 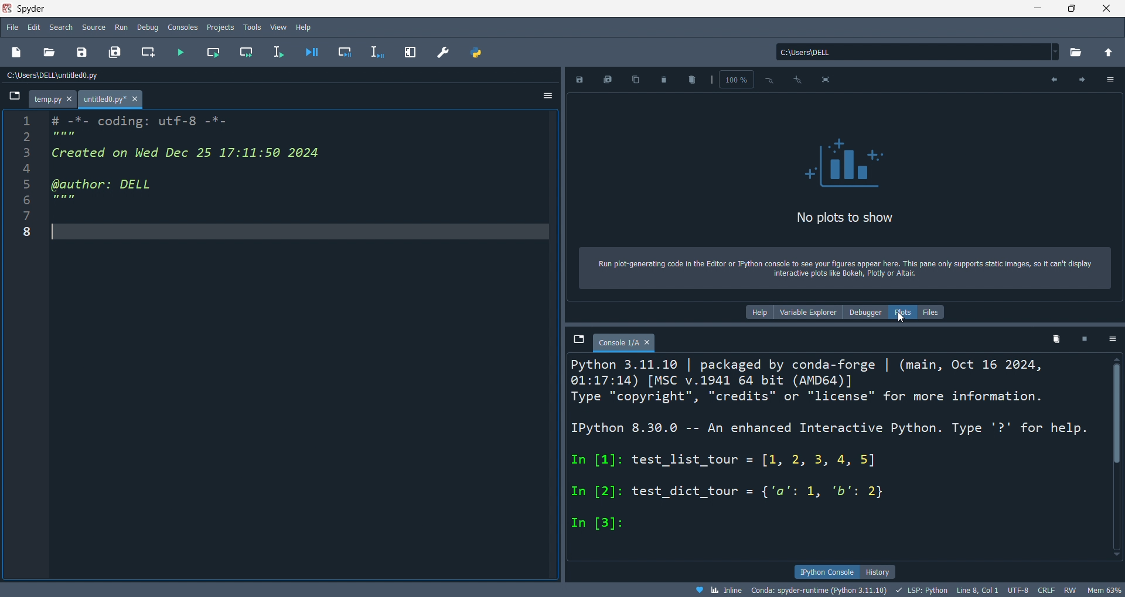 I want to click on history, so click(x=877, y=571).